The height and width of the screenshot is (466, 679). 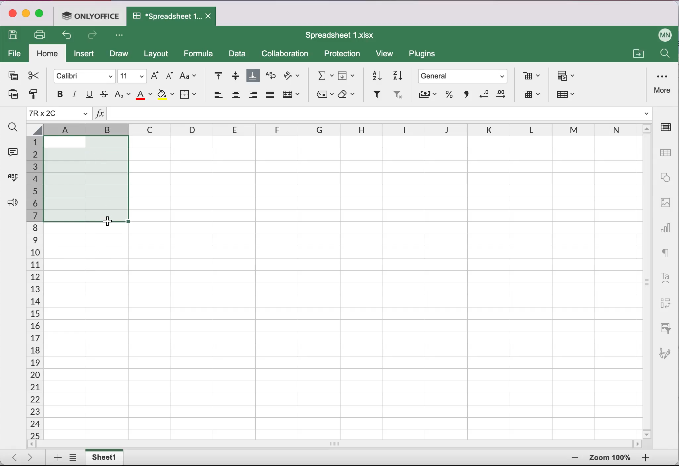 What do you see at coordinates (13, 127) in the screenshot?
I see `find` at bounding box center [13, 127].